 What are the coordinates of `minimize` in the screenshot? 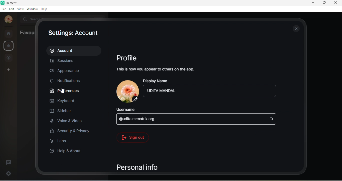 It's located at (314, 3).